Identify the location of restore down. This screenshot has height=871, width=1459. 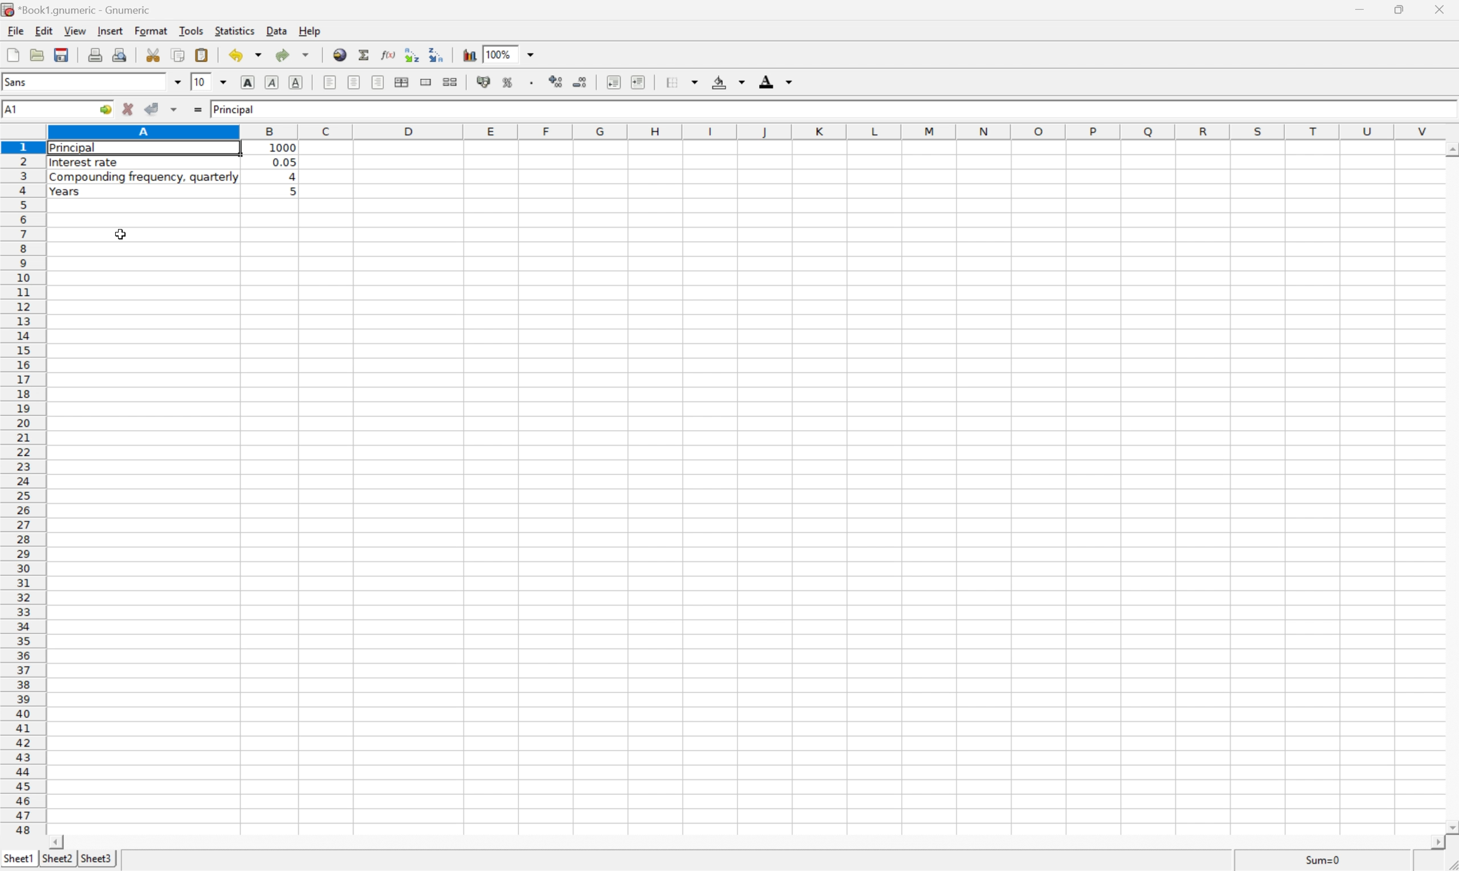
(1402, 9).